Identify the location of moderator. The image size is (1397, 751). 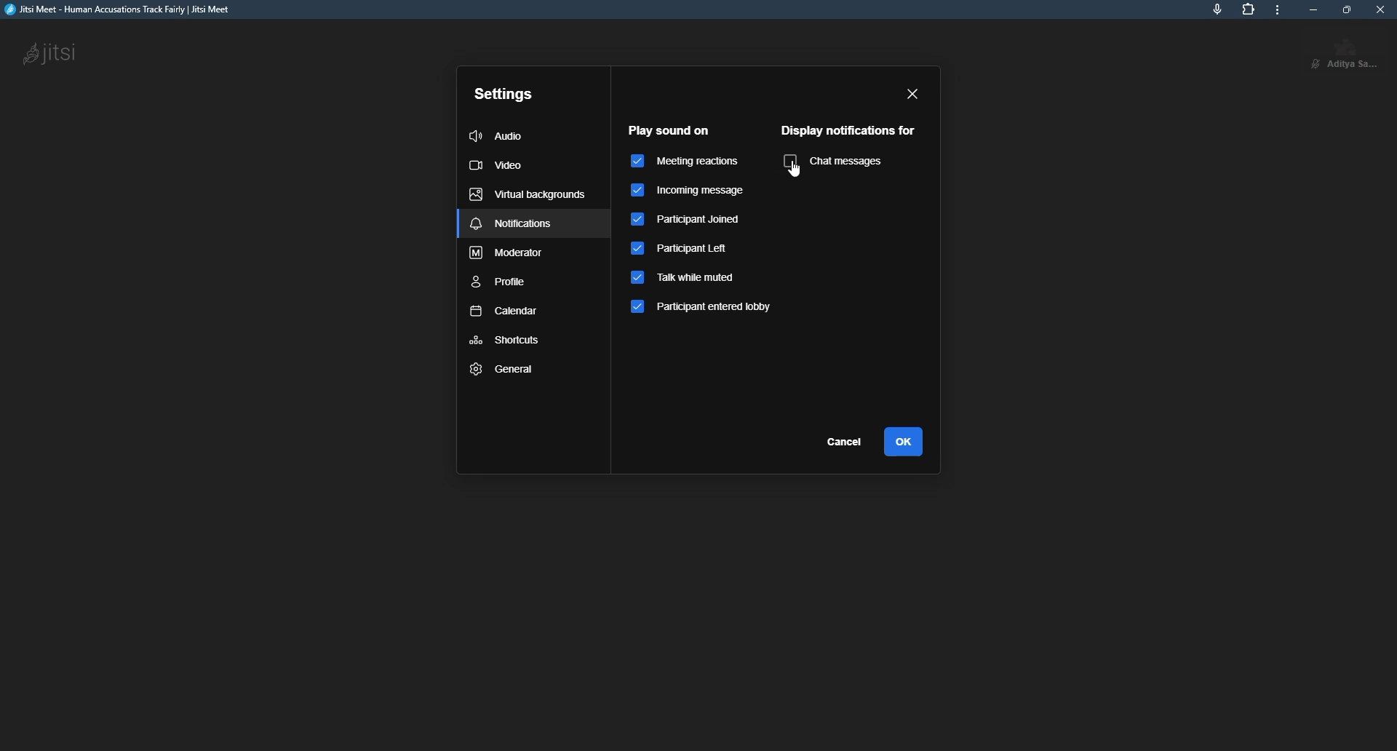
(508, 255).